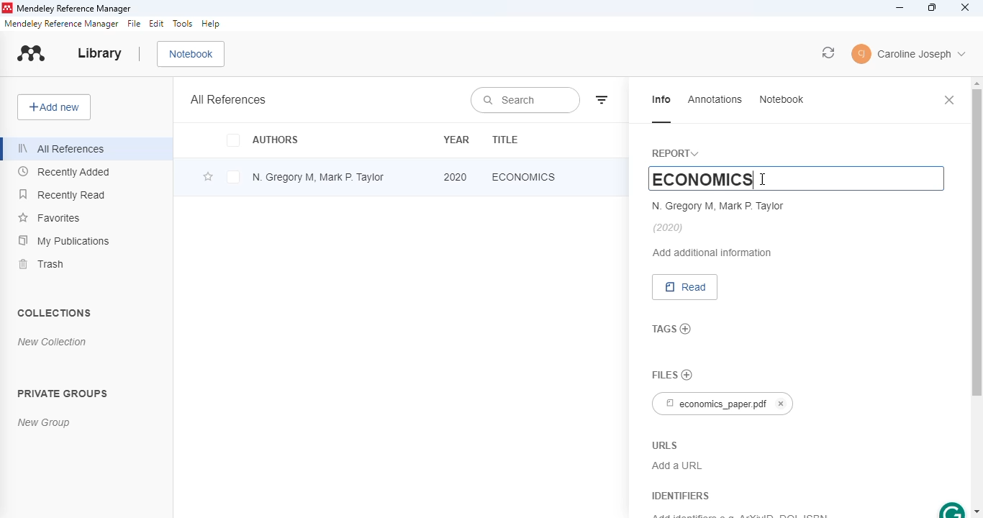 This screenshot has height=518, width=983. I want to click on help, so click(211, 24).